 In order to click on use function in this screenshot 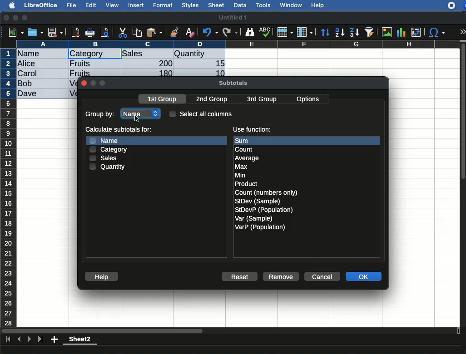, I will do `click(252, 130)`.